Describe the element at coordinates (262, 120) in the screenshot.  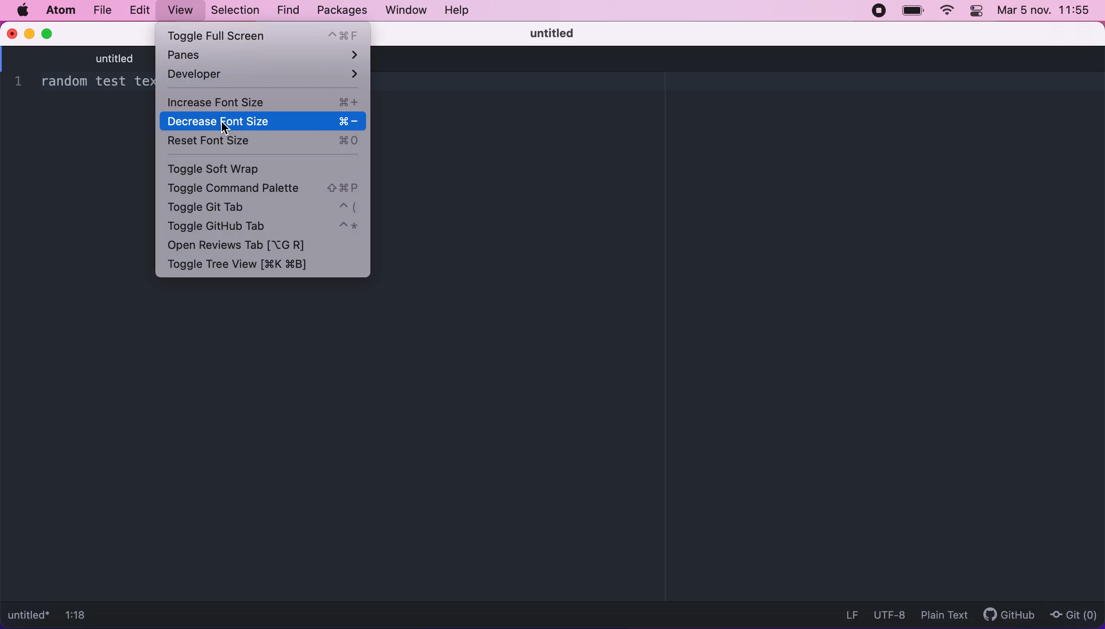
I see `decrease font size` at that location.